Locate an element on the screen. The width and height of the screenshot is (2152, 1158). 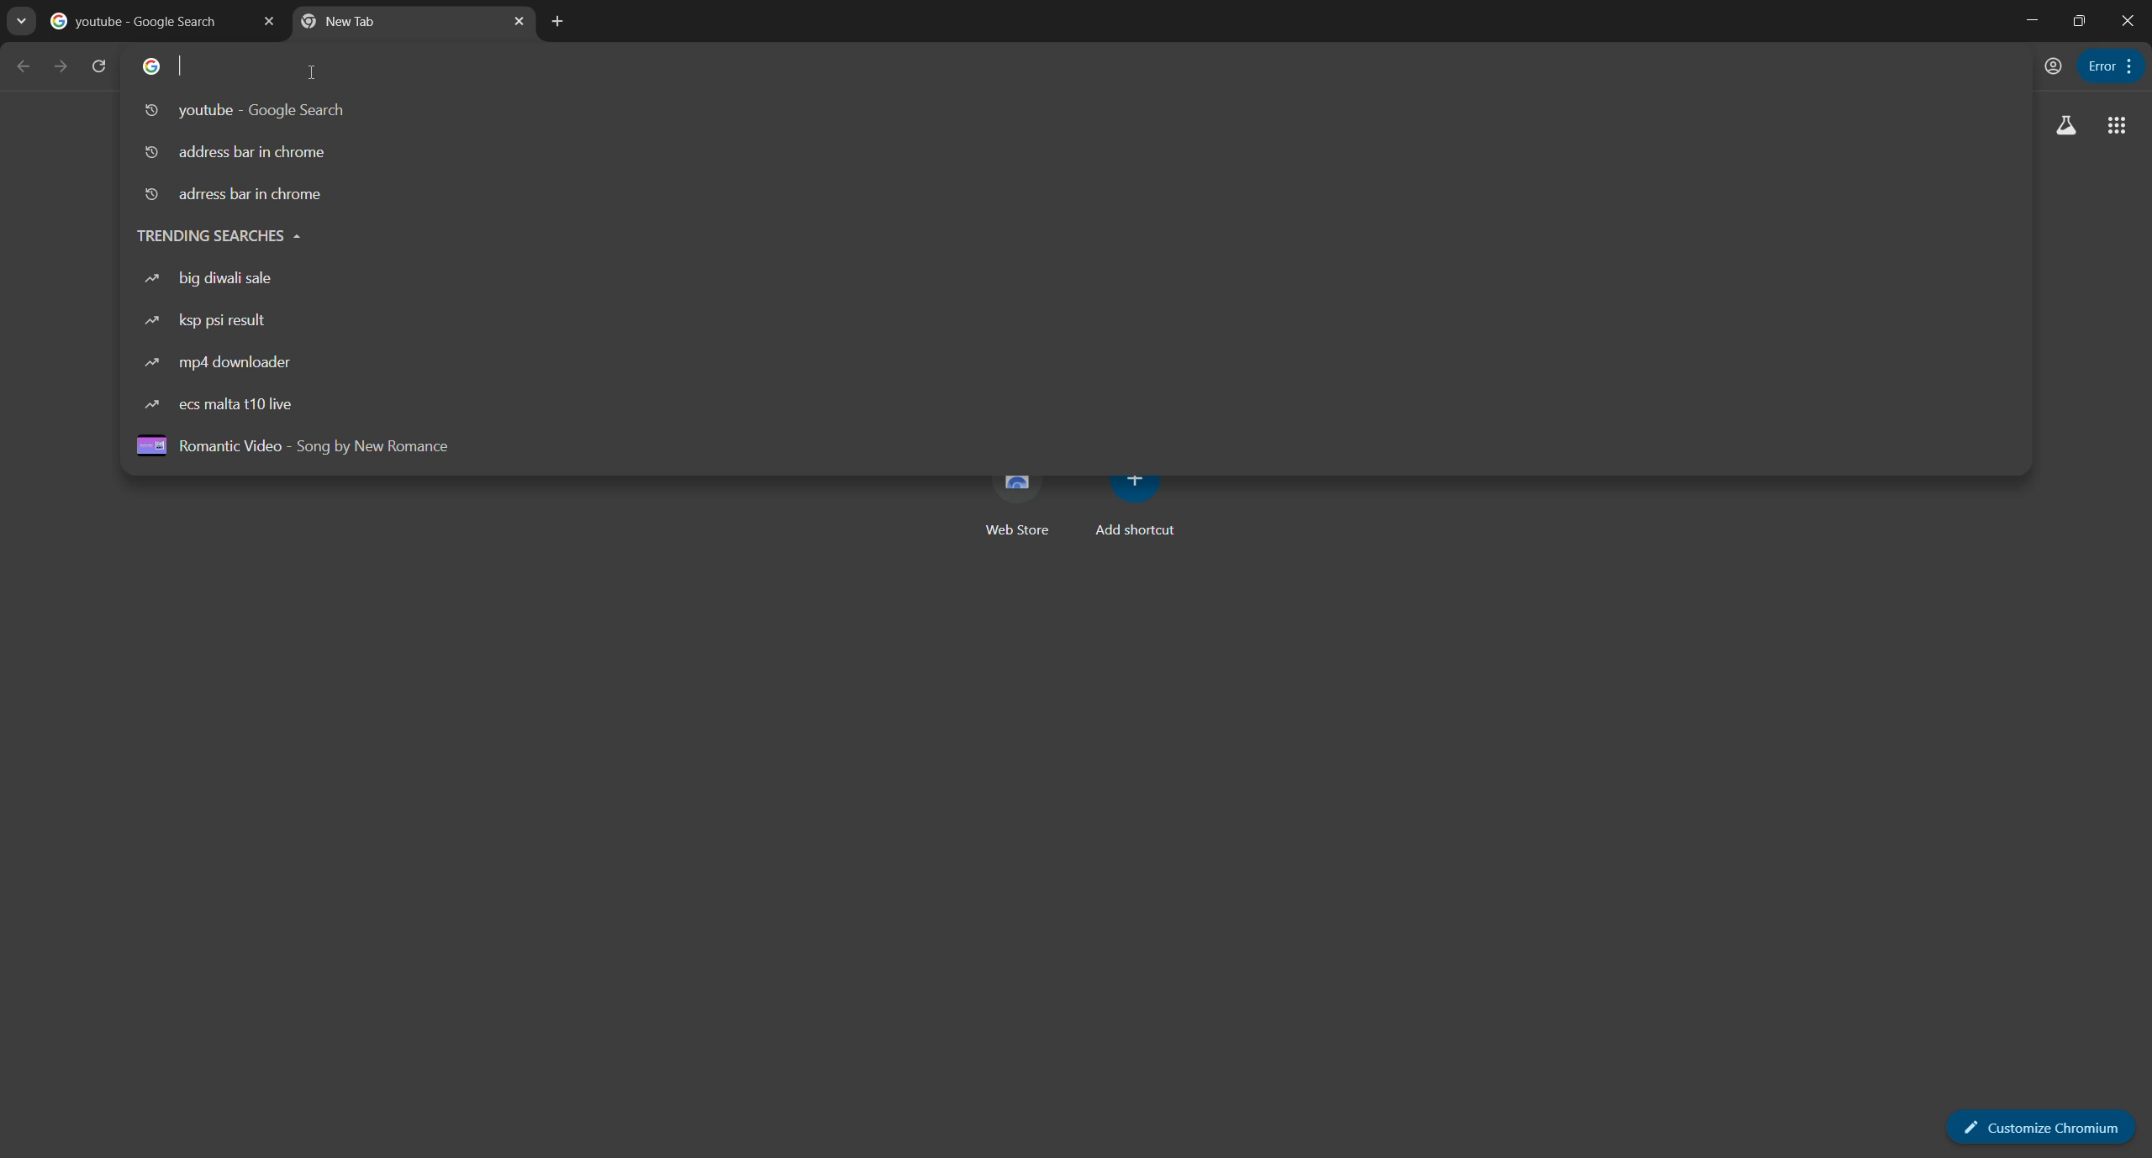
cursor is located at coordinates (300, 70).